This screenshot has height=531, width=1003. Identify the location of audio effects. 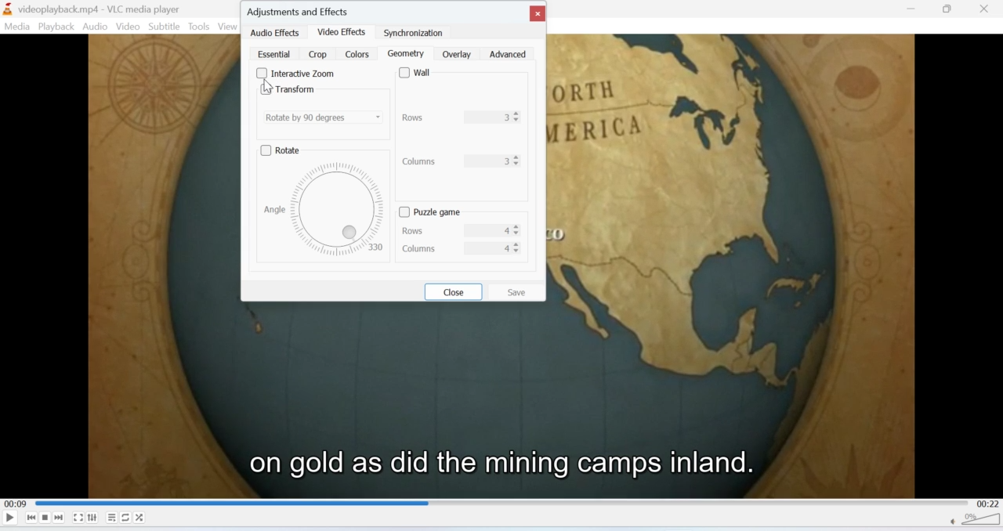
(275, 34).